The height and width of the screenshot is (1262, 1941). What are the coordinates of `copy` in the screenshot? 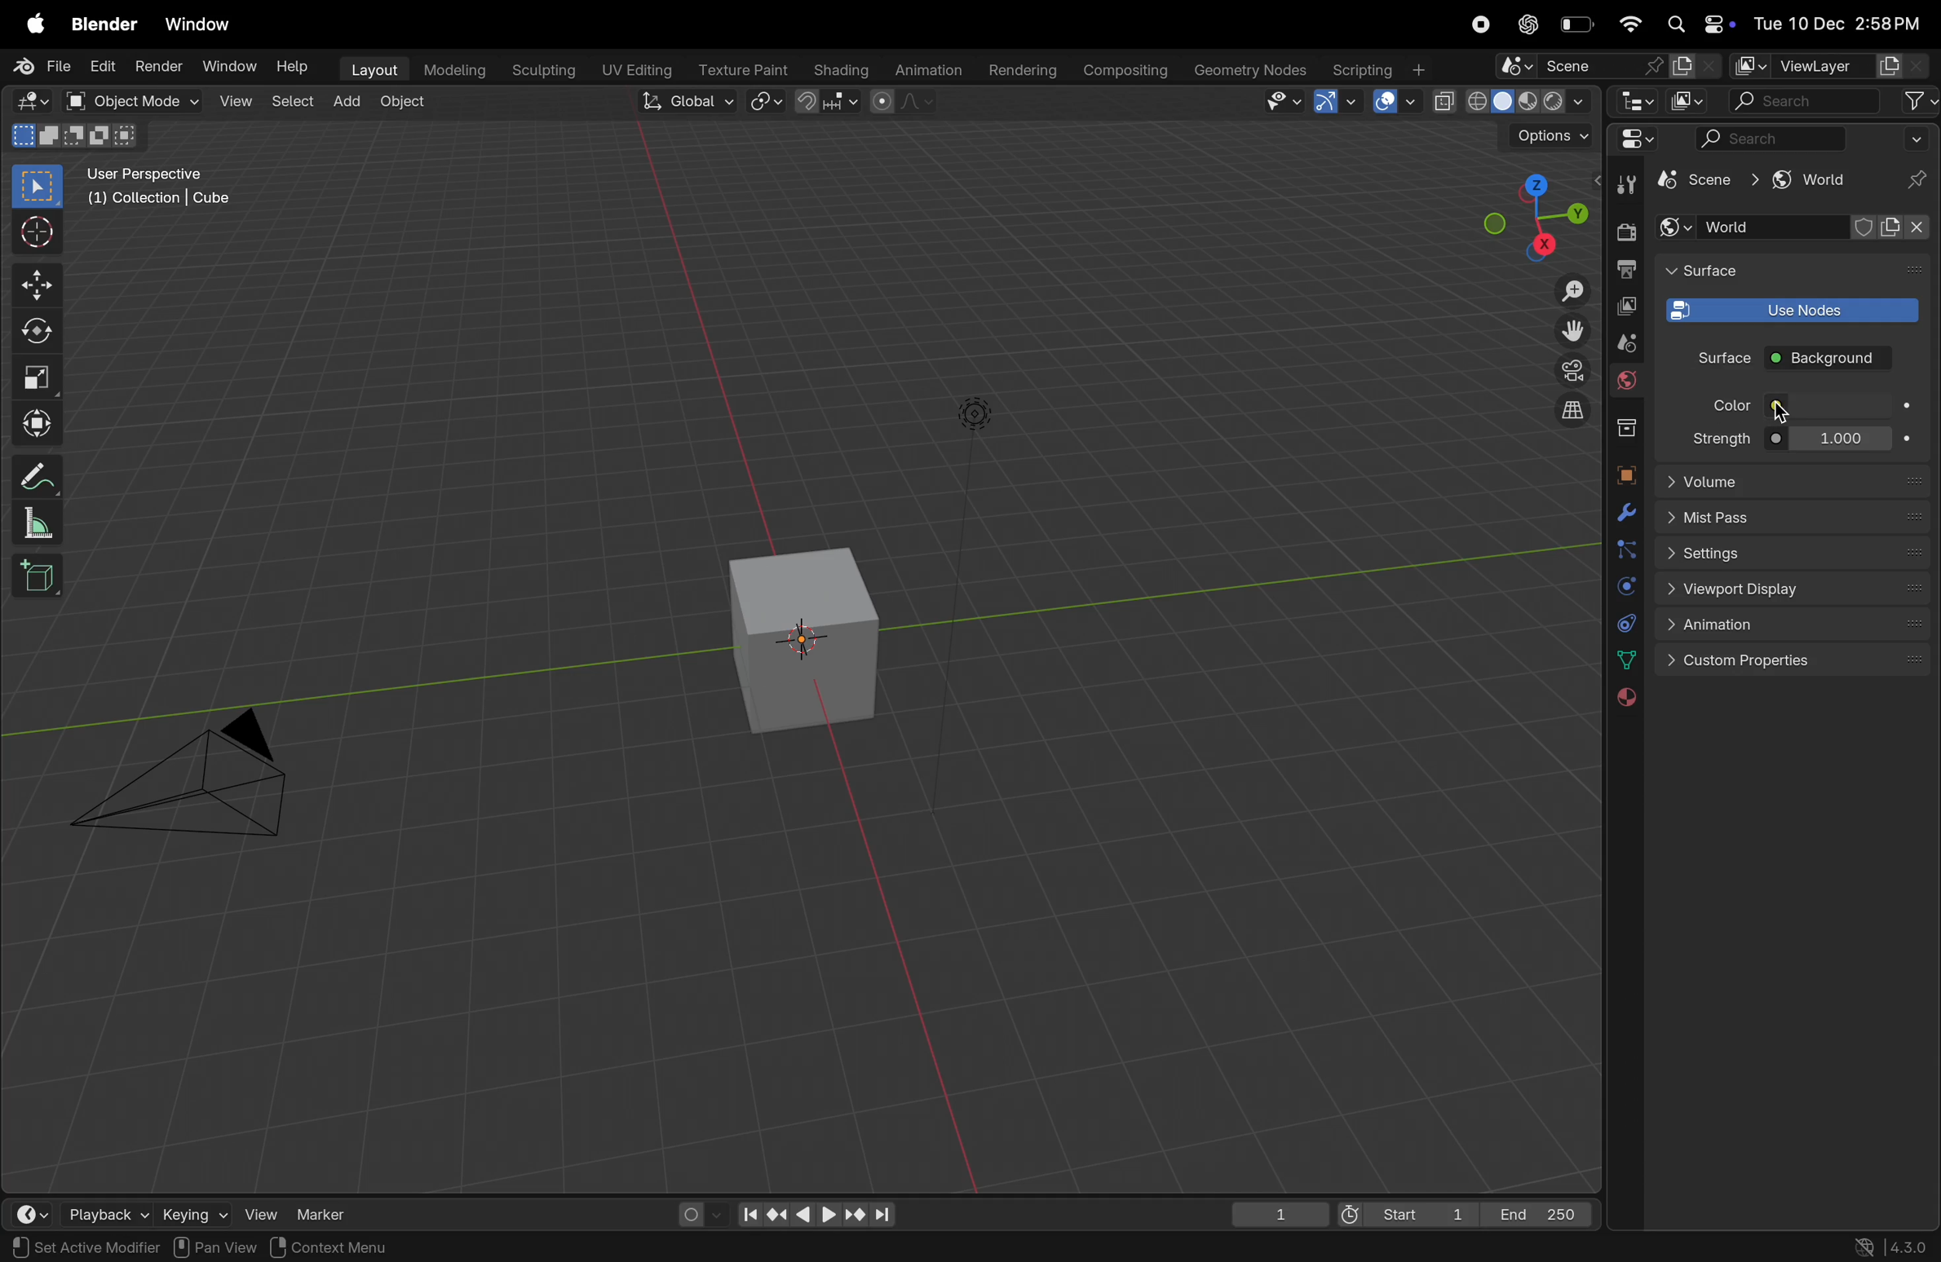 It's located at (1626, 307).